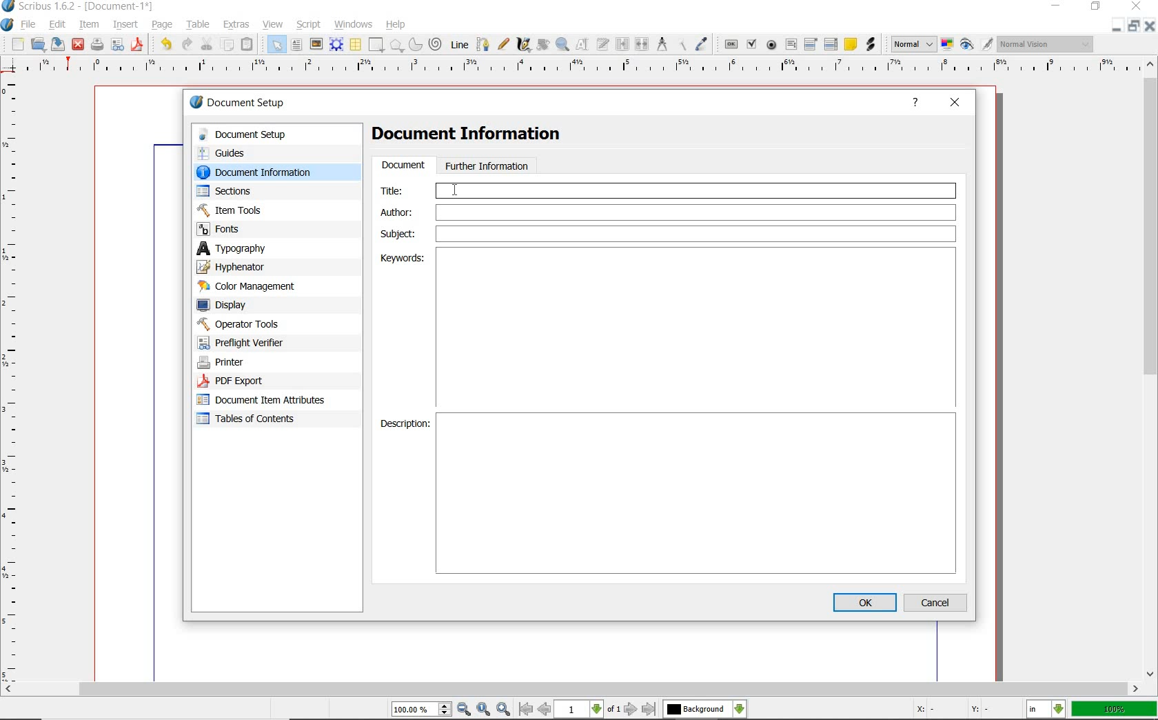  What do you see at coordinates (811, 45) in the screenshot?
I see `pdf combo box` at bounding box center [811, 45].